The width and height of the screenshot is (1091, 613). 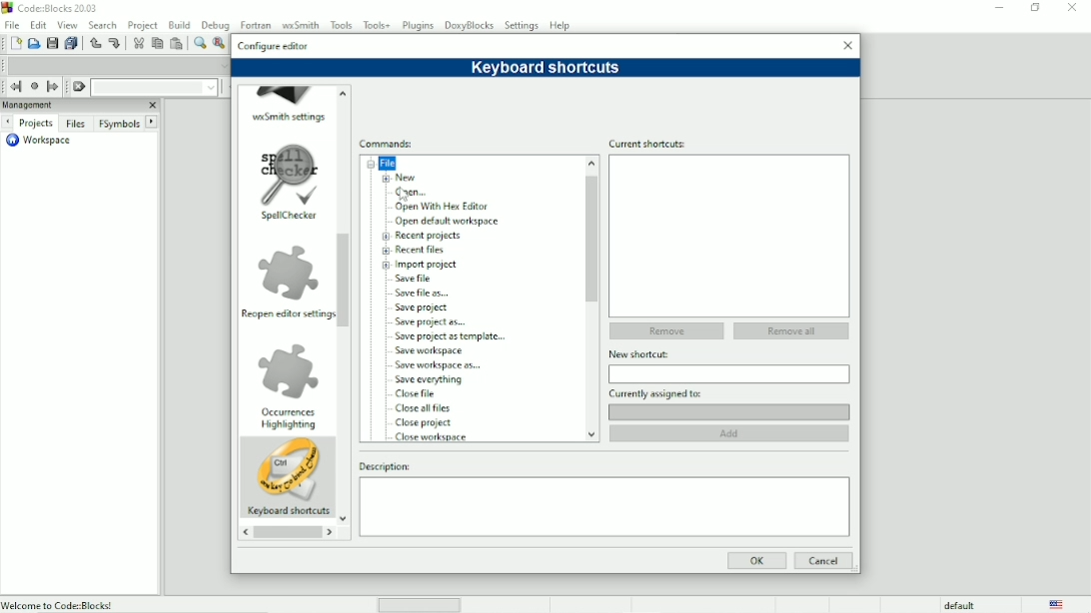 I want to click on Undo, so click(x=94, y=43).